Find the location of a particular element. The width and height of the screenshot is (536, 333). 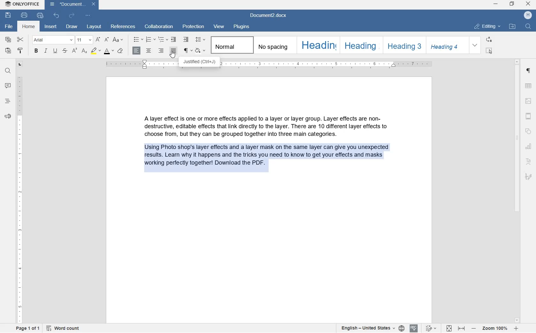

SUPERSCRIPT is located at coordinates (74, 51).